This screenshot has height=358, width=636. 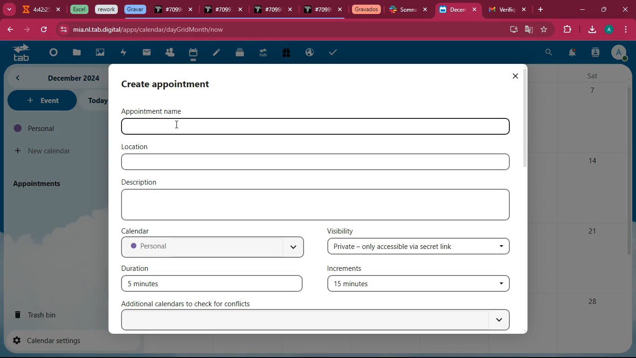 What do you see at coordinates (51, 340) in the screenshot?
I see `calendar settings` at bounding box center [51, 340].